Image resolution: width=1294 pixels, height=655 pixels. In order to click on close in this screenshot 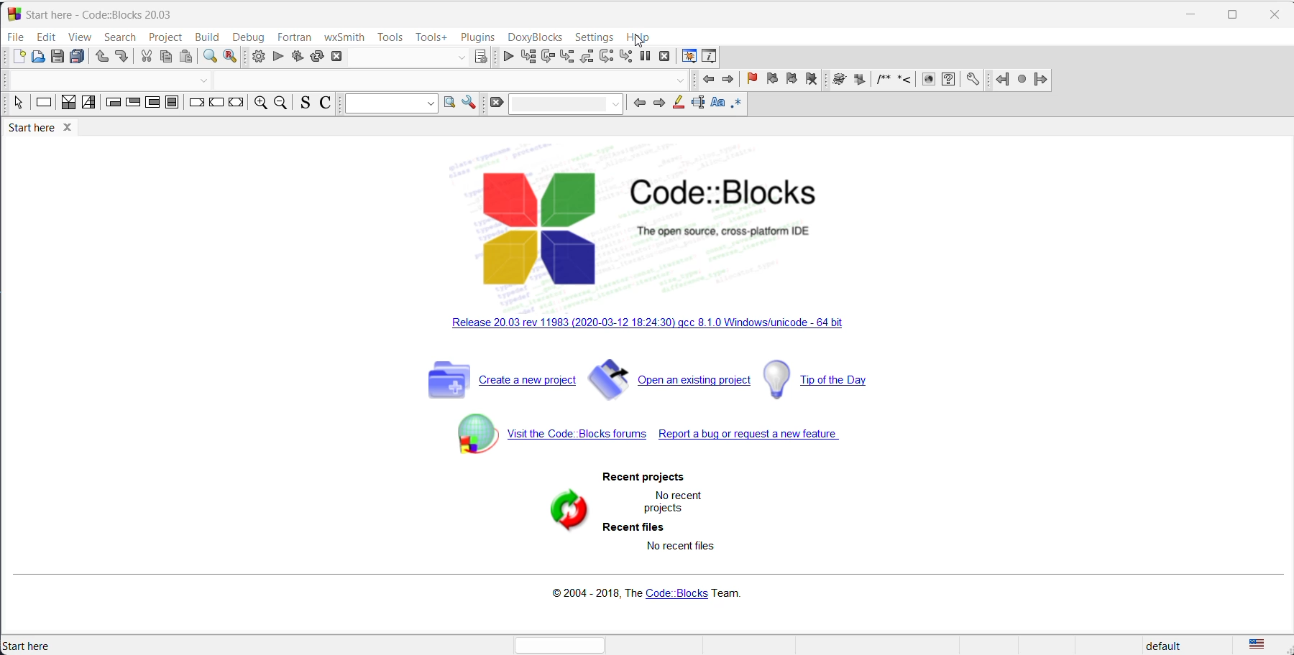, I will do `click(1274, 14)`.